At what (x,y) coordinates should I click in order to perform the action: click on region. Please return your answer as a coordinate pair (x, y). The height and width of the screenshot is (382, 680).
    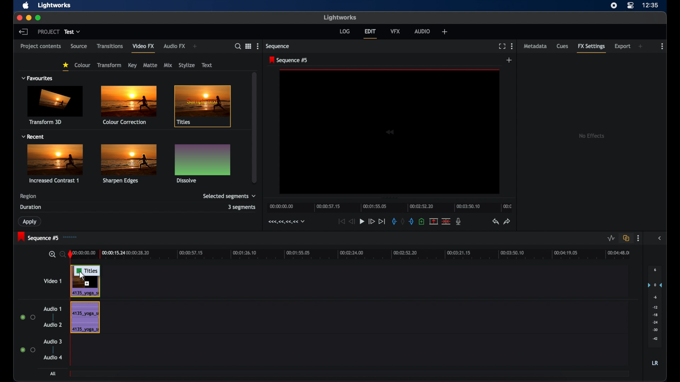
    Looking at the image, I should click on (28, 196).